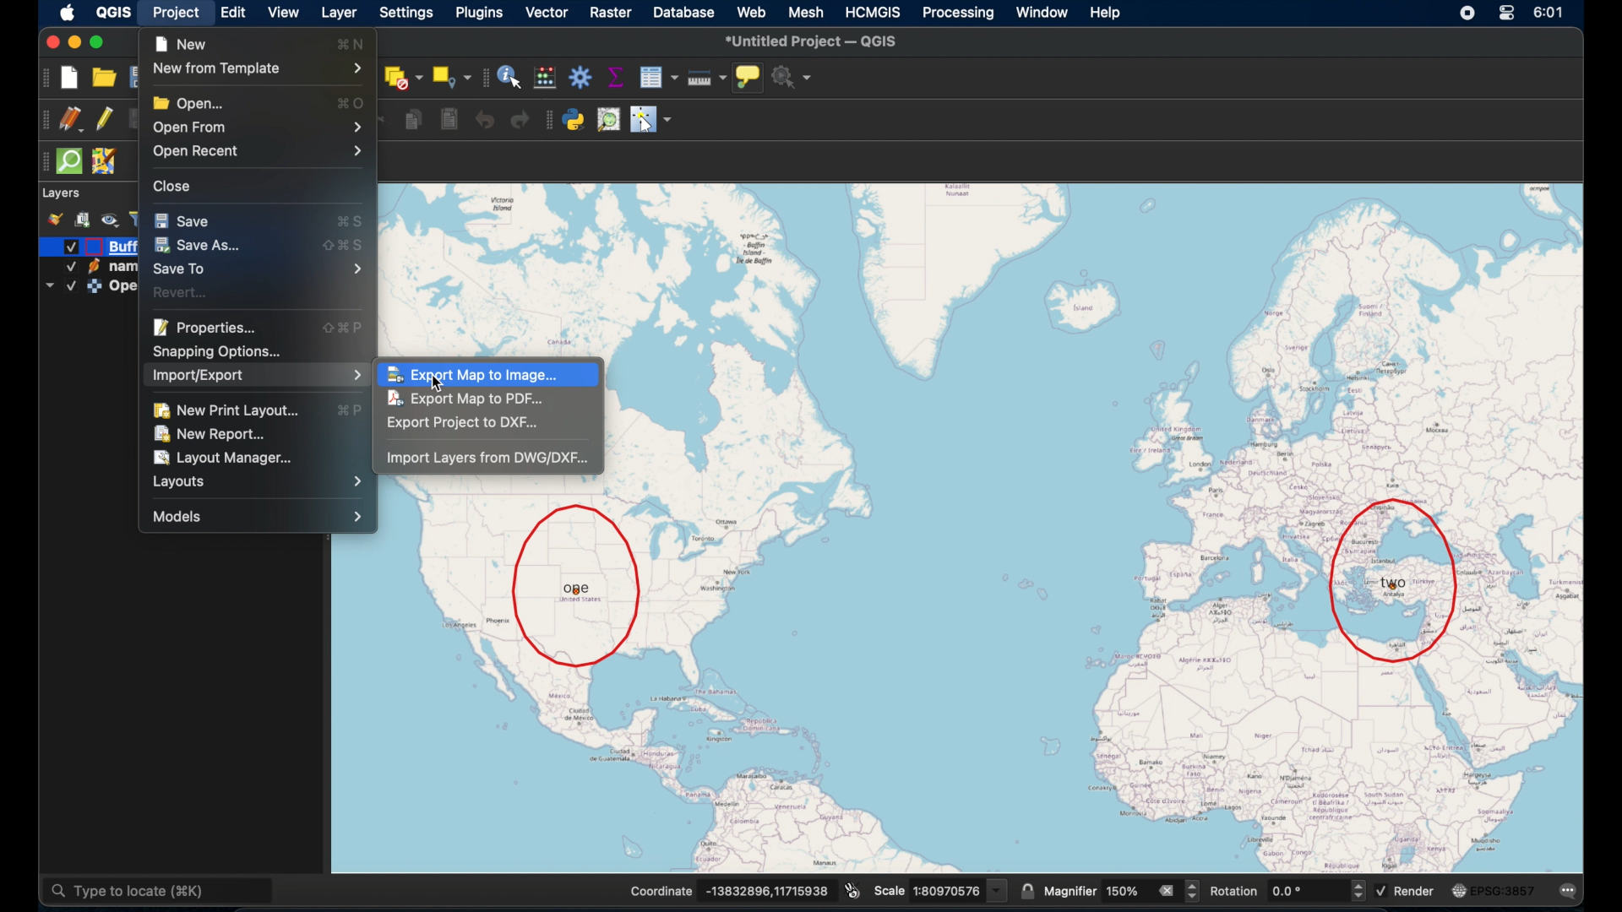 The image size is (1622, 912). I want to click on save, so click(182, 220).